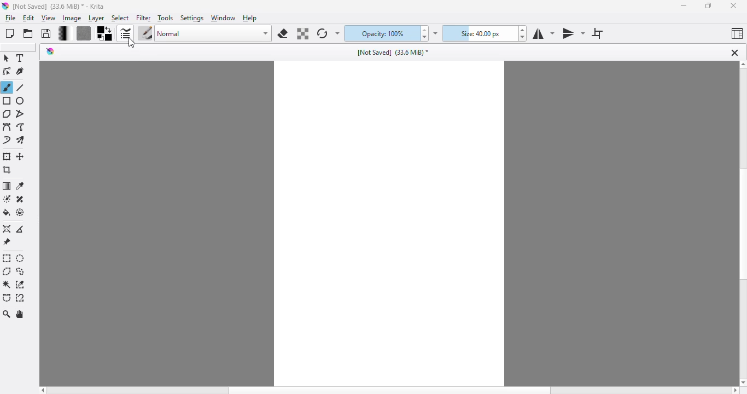 The width and height of the screenshot is (747, 394). I want to click on view, so click(49, 19).